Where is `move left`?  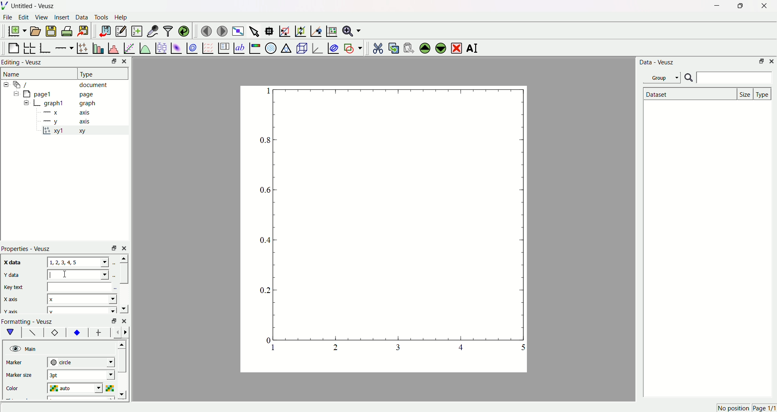 move left is located at coordinates (118, 332).